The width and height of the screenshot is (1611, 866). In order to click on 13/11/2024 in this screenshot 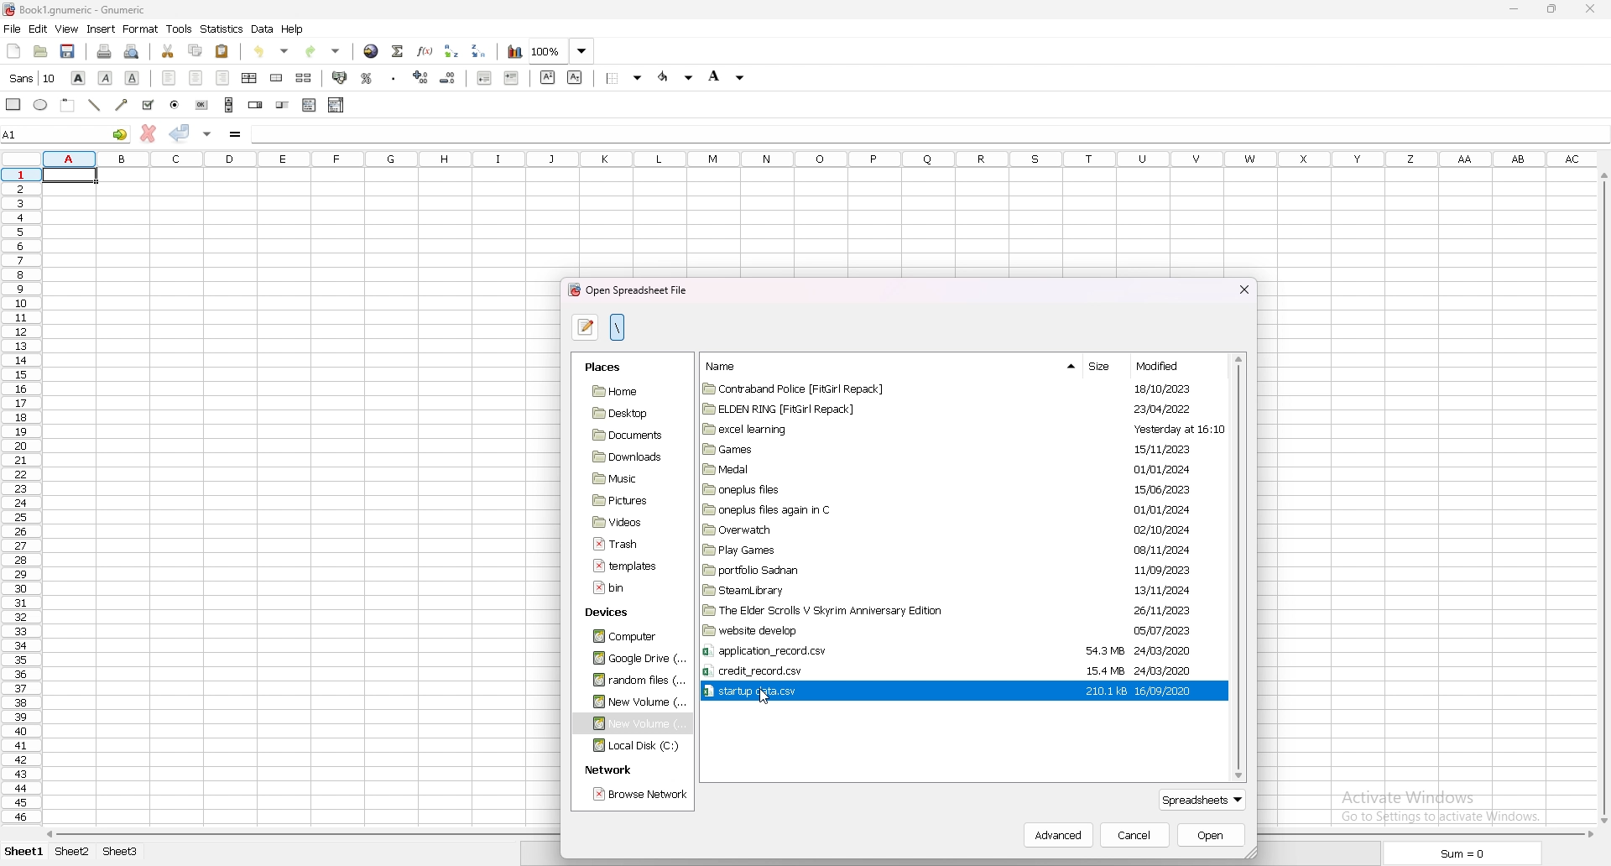, I will do `click(1163, 590)`.